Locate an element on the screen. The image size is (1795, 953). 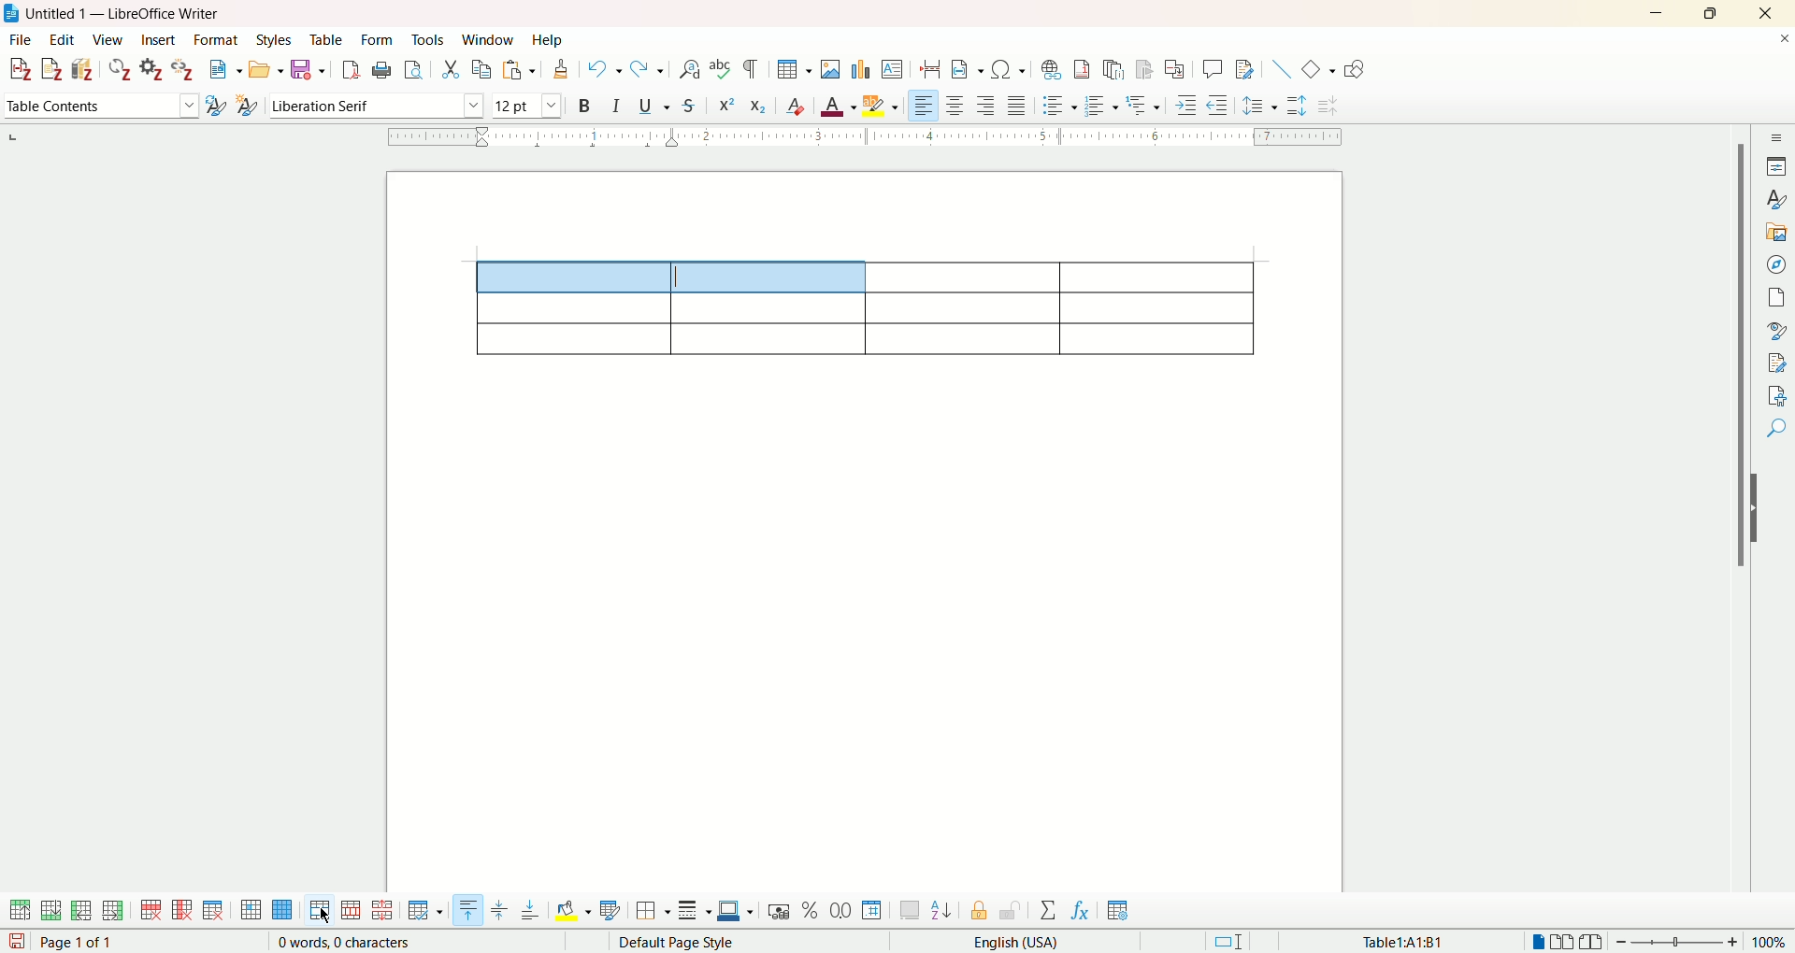
insert column after is located at coordinates (111, 908).